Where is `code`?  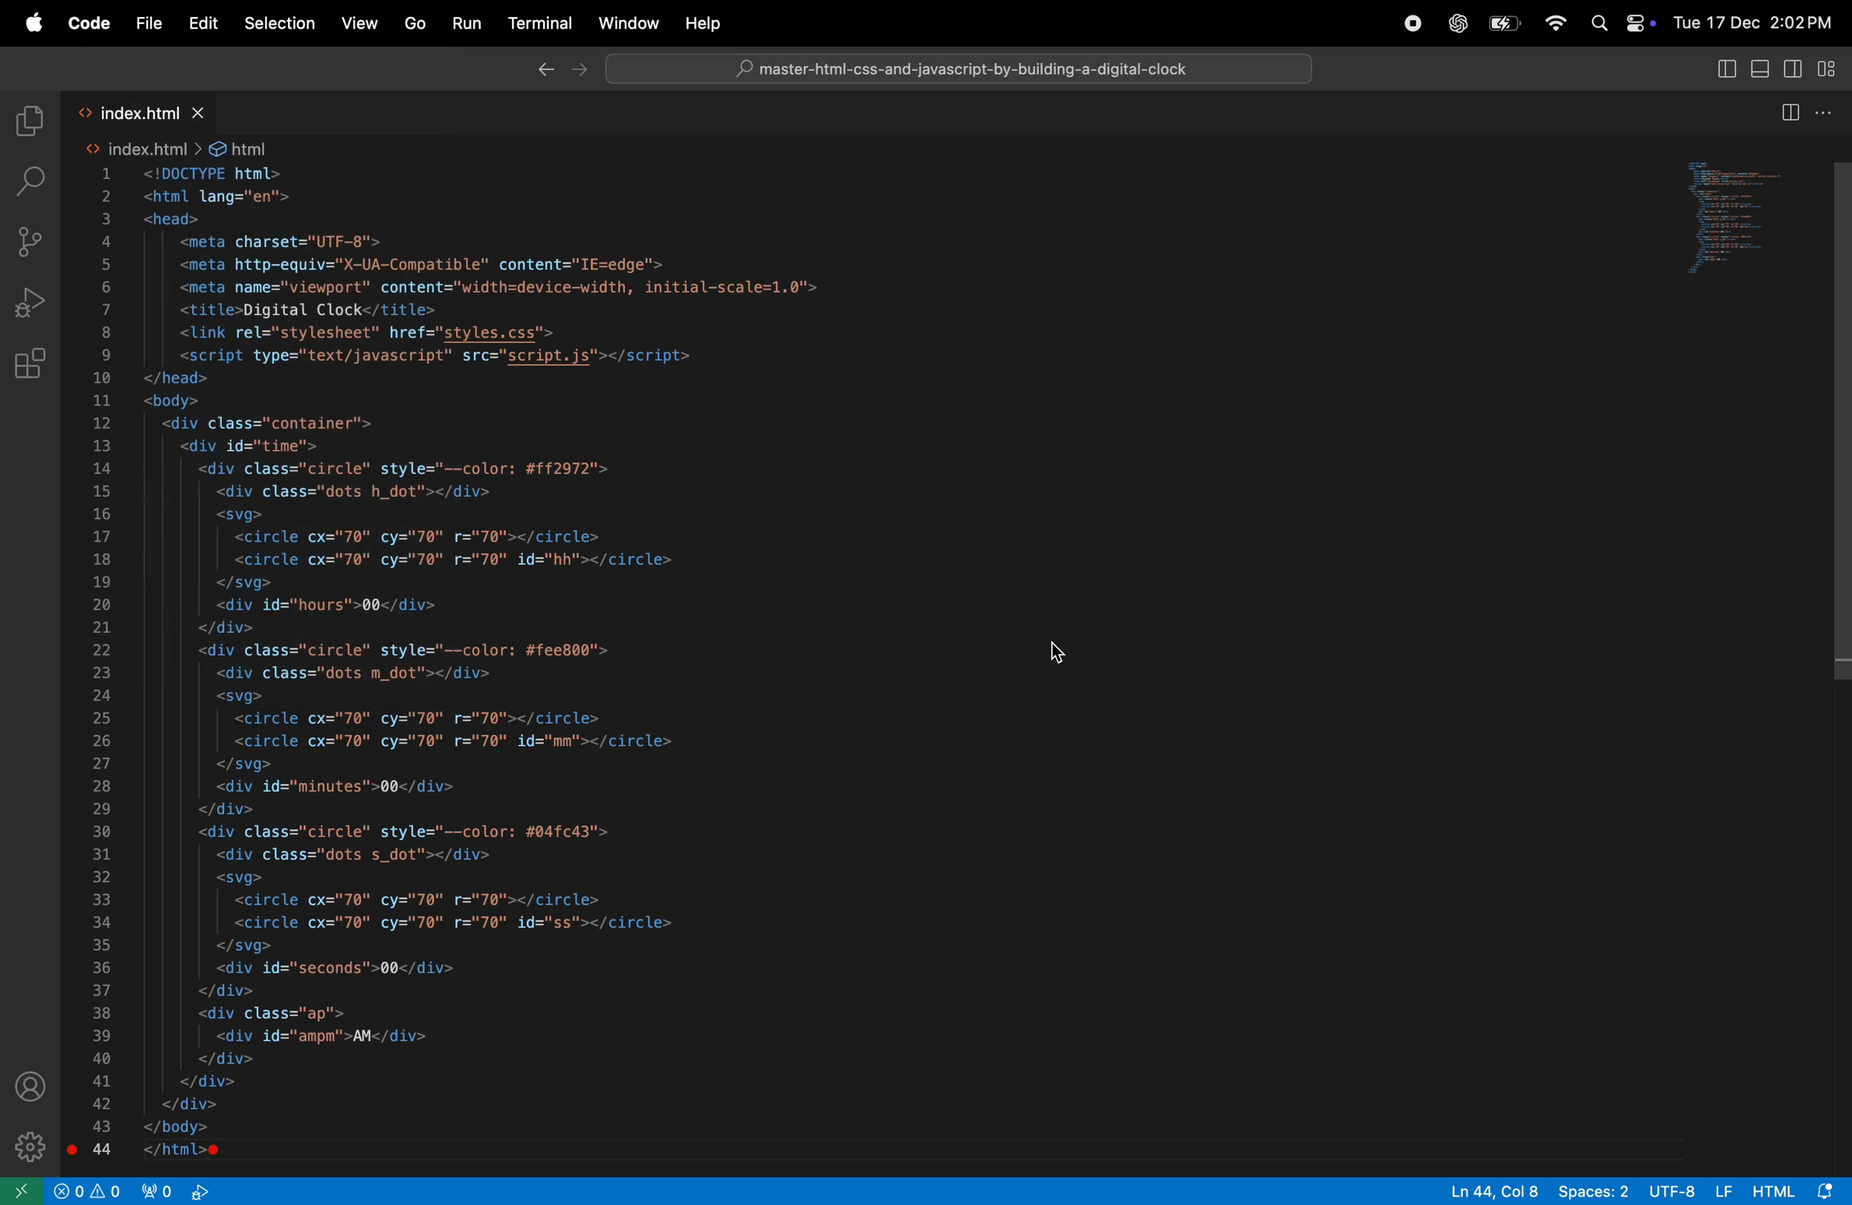
code is located at coordinates (87, 21).